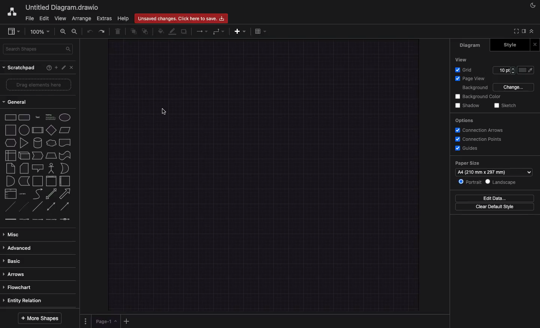 The height and width of the screenshot is (328, 540). What do you see at coordinates (516, 32) in the screenshot?
I see `Full screen` at bounding box center [516, 32].